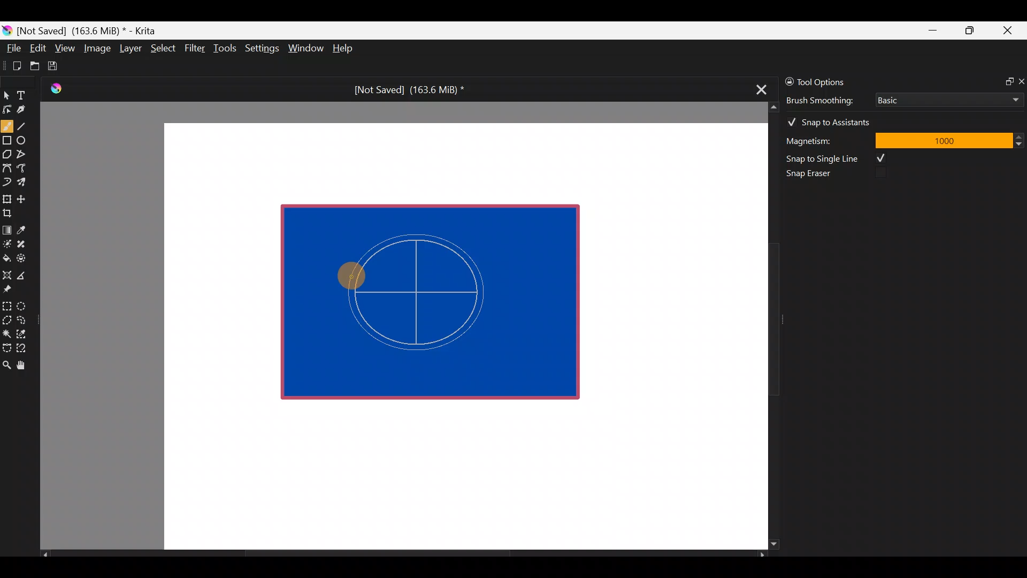  What do you see at coordinates (1021, 136) in the screenshot?
I see `Increase` at bounding box center [1021, 136].